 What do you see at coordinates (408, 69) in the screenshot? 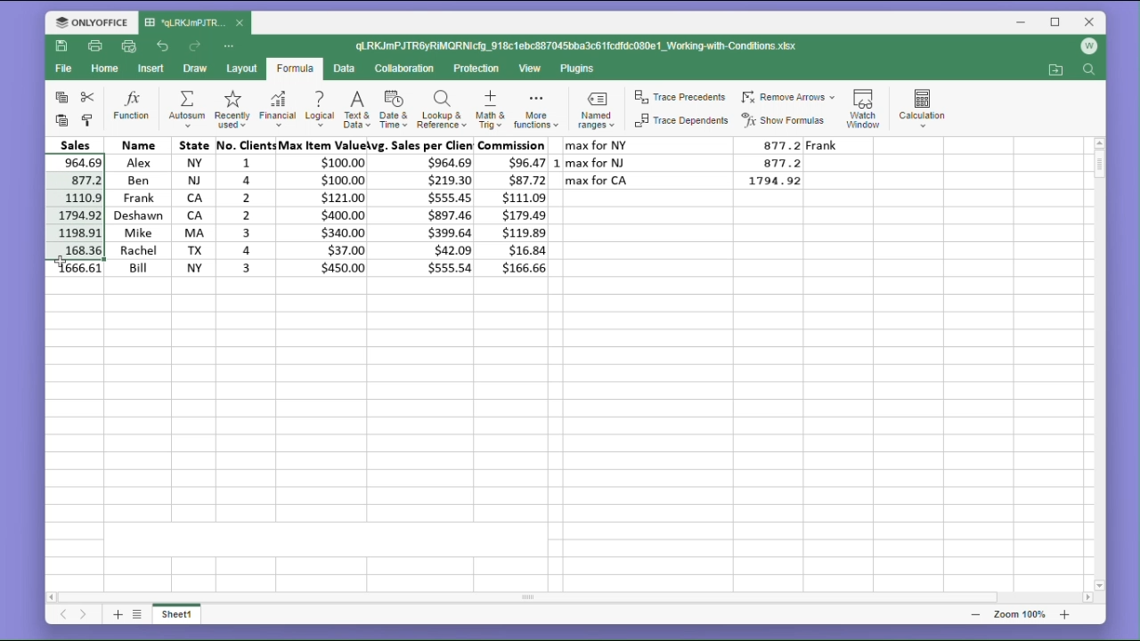
I see `collaboration` at bounding box center [408, 69].